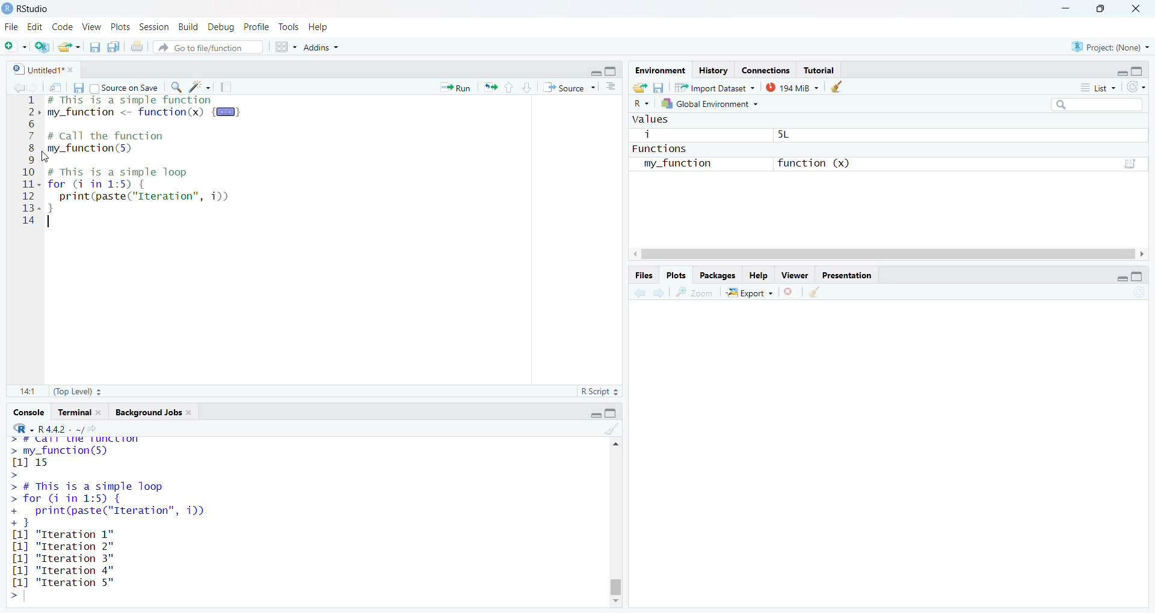 This screenshot has height=613, width=1155. What do you see at coordinates (642, 276) in the screenshot?
I see `files` at bounding box center [642, 276].